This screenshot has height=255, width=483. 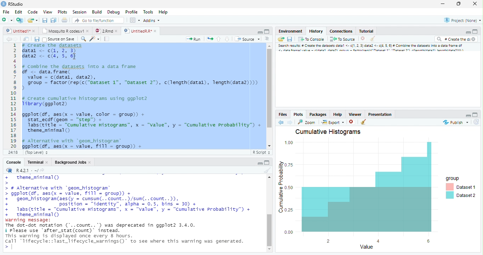 I want to click on Pages, so click(x=210, y=40).